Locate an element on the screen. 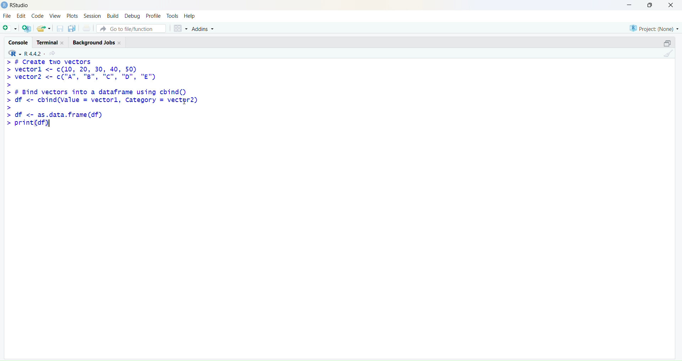 The height and width of the screenshot is (361, 682). Session is located at coordinates (92, 15).